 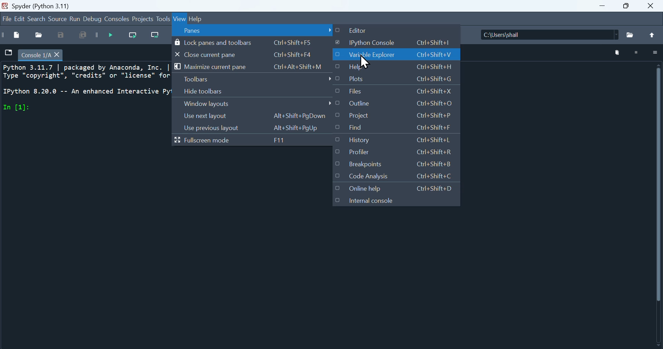 What do you see at coordinates (94, 19) in the screenshot?
I see `Debug` at bounding box center [94, 19].